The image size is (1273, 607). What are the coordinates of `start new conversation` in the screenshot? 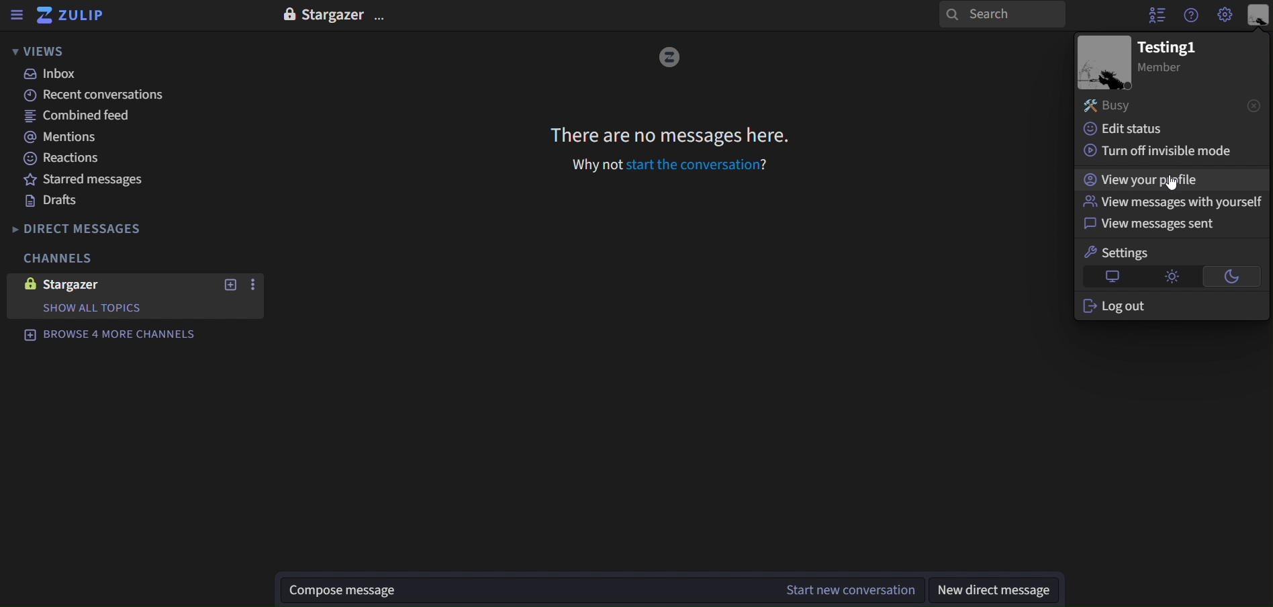 It's located at (837, 585).